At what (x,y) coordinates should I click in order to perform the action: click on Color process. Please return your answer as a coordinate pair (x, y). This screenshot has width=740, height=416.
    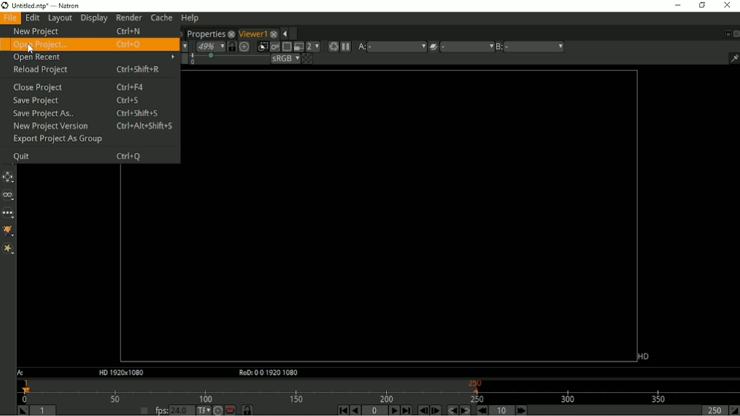
    Looking at the image, I should click on (285, 58).